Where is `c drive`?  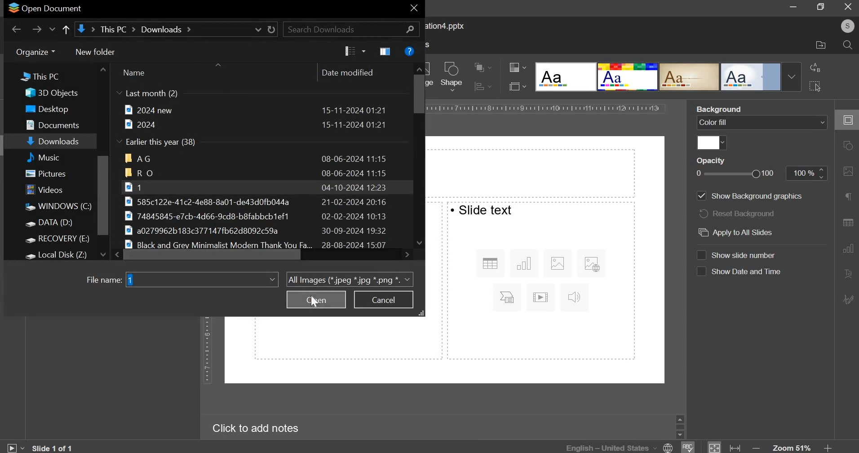 c drive is located at coordinates (57, 207).